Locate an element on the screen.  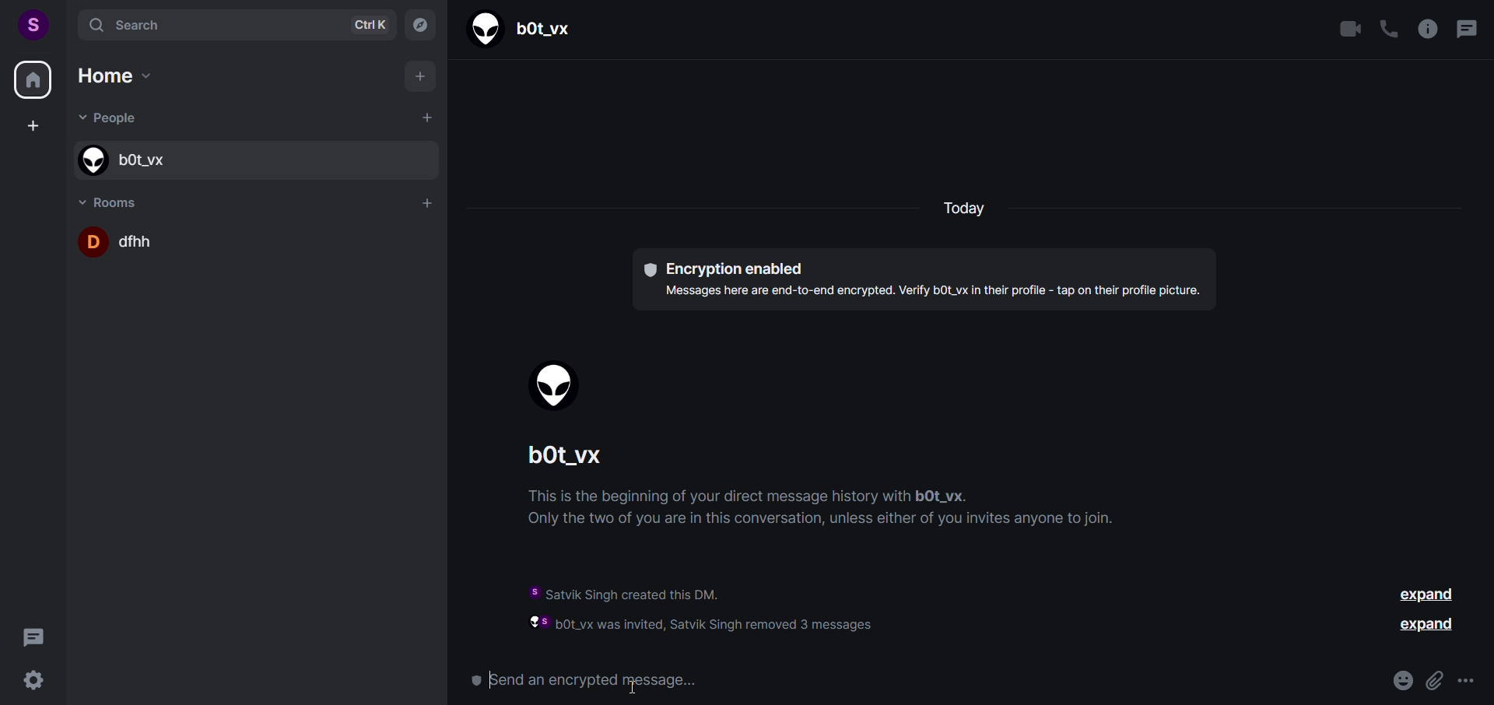
text is located at coordinates (928, 279).